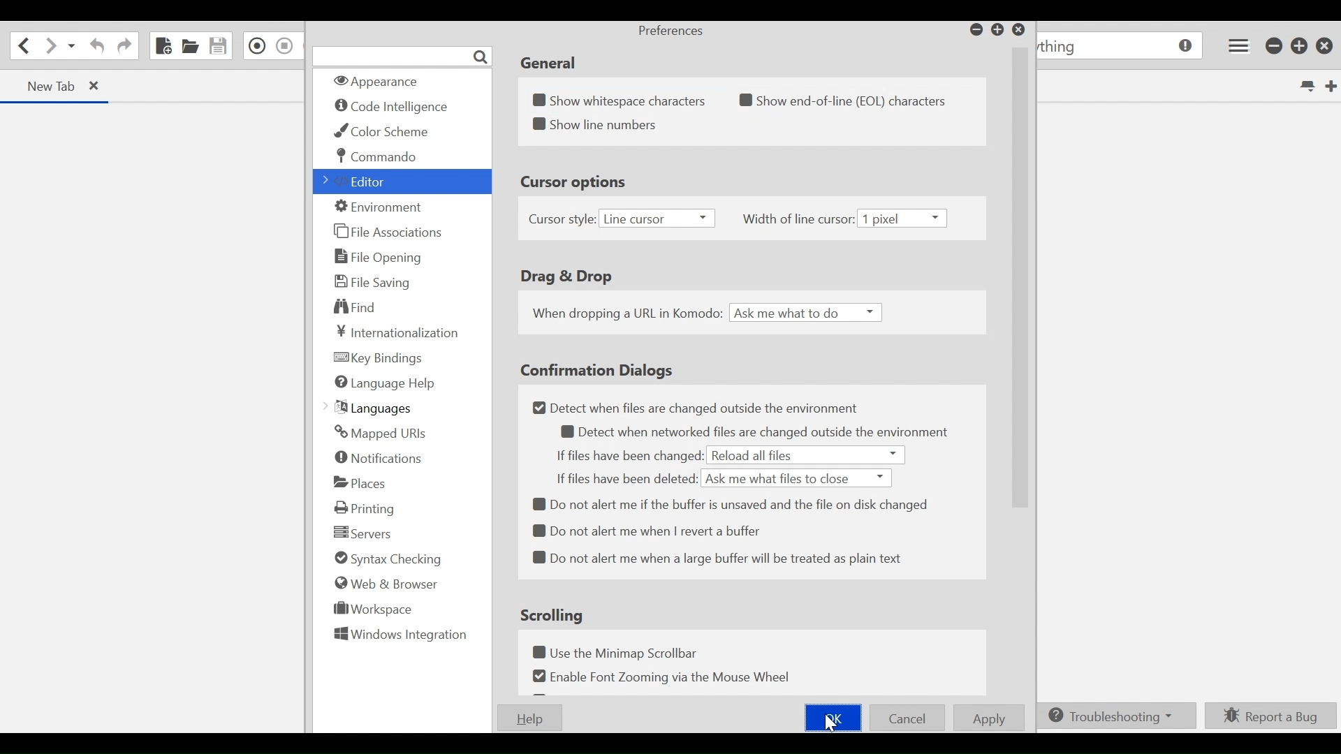  Describe the element at coordinates (659, 676) in the screenshot. I see `Enable Font Zooming via Mouse Wheel` at that location.